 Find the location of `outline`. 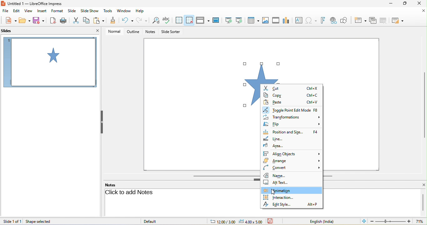

outline is located at coordinates (134, 33).